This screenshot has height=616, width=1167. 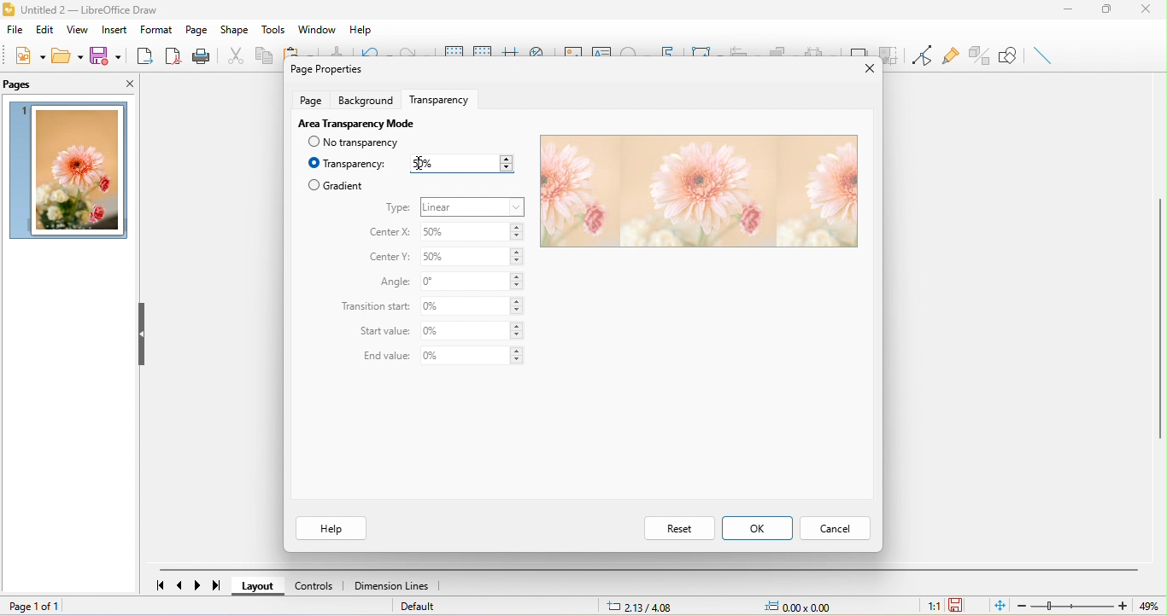 What do you see at coordinates (318, 586) in the screenshot?
I see `controls` at bounding box center [318, 586].